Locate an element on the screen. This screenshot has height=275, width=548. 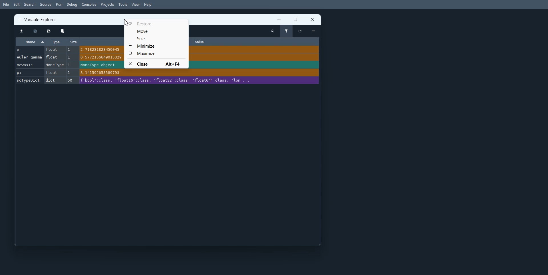
Variable Explorer is located at coordinates (41, 19).